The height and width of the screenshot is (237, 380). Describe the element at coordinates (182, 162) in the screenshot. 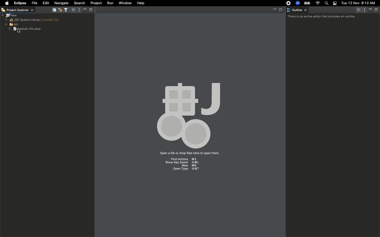

I see `Show key assist` at that location.